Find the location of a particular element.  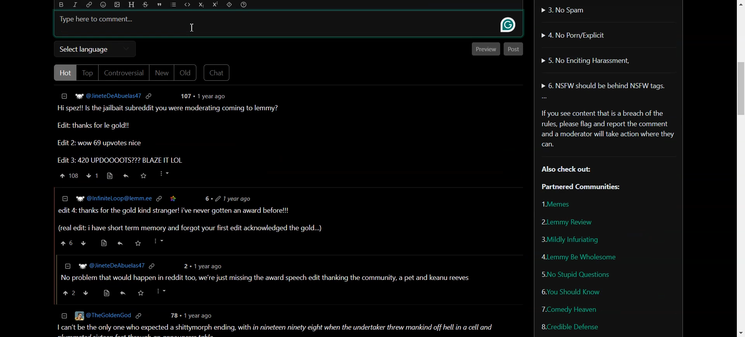

source is located at coordinates (104, 243).